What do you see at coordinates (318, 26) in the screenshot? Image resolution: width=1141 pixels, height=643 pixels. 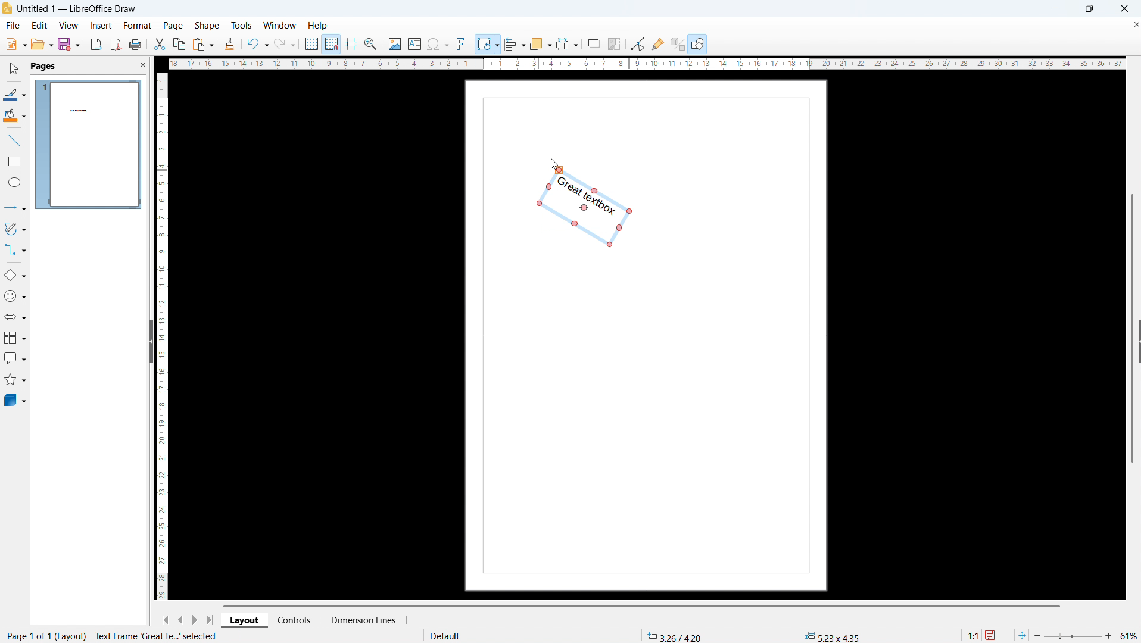 I see `help` at bounding box center [318, 26].